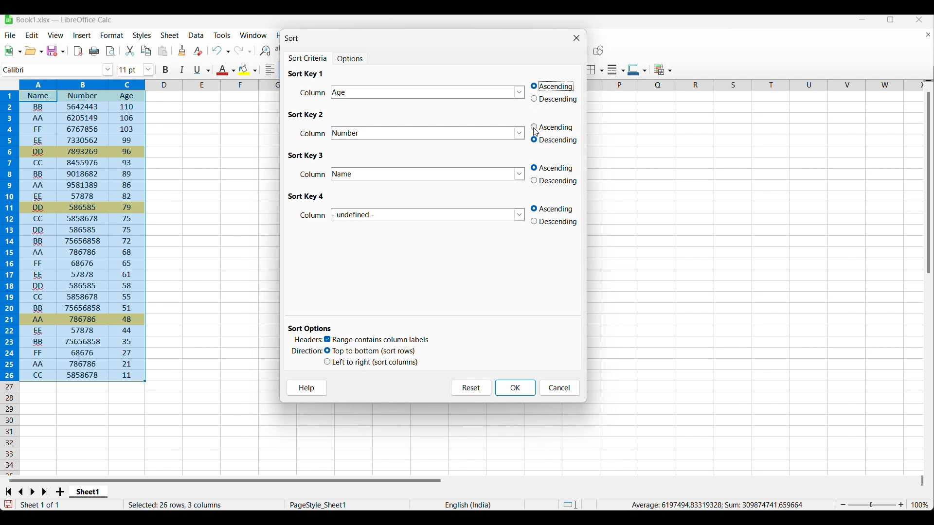 The height and width of the screenshot is (525, 934). What do you see at coordinates (130, 51) in the screenshot?
I see `Cut` at bounding box center [130, 51].